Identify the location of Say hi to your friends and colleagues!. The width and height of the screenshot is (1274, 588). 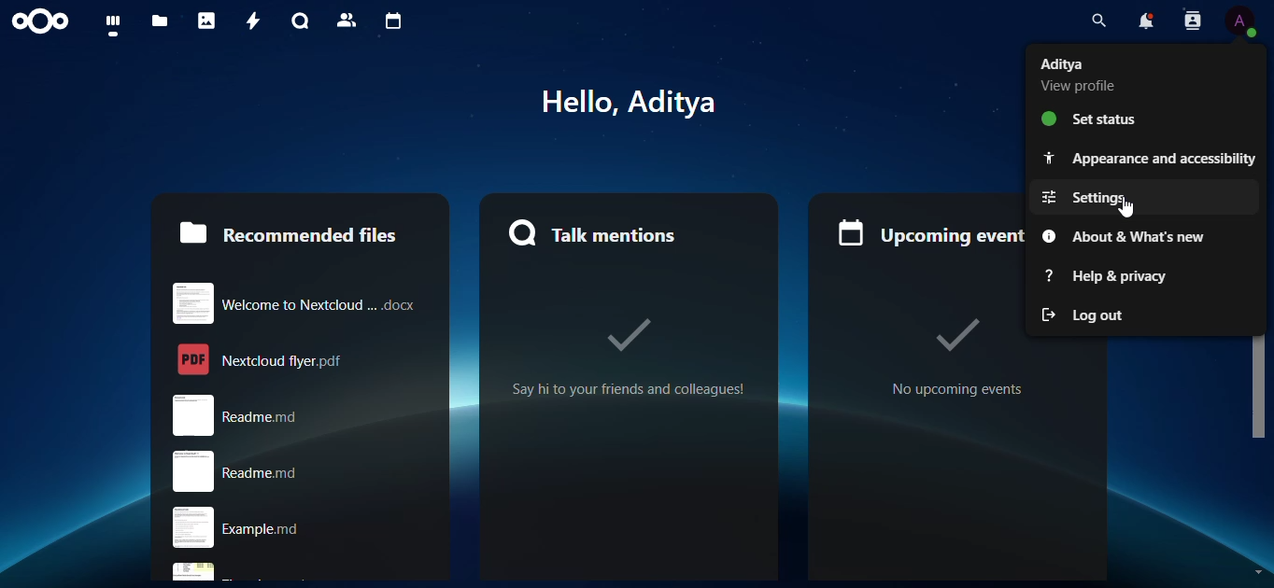
(628, 358).